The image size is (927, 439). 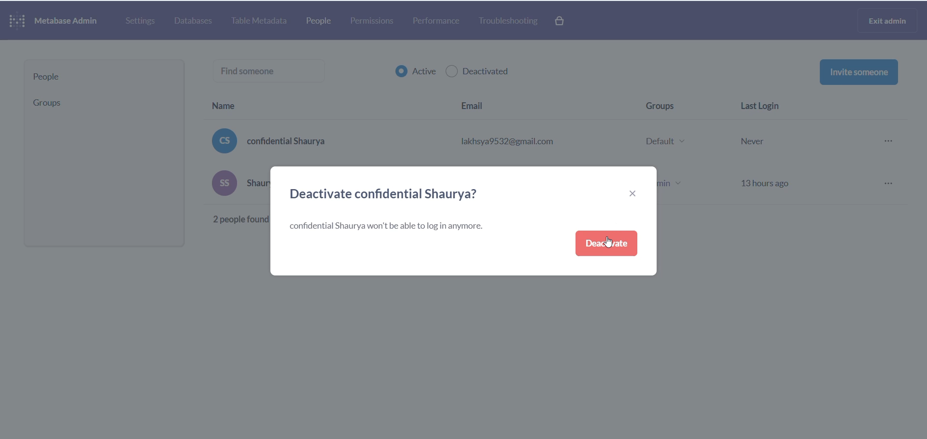 What do you see at coordinates (92, 106) in the screenshot?
I see `group` at bounding box center [92, 106].